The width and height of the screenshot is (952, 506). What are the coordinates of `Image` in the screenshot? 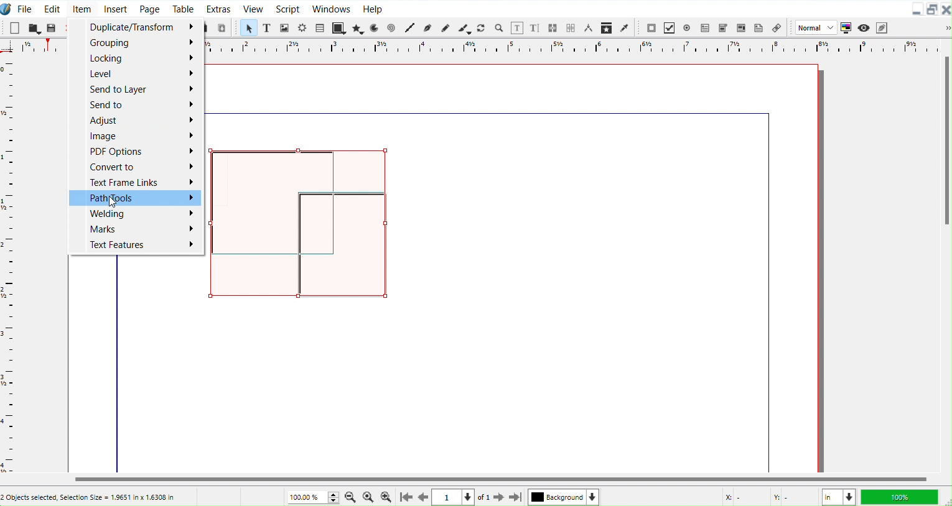 It's located at (134, 136).